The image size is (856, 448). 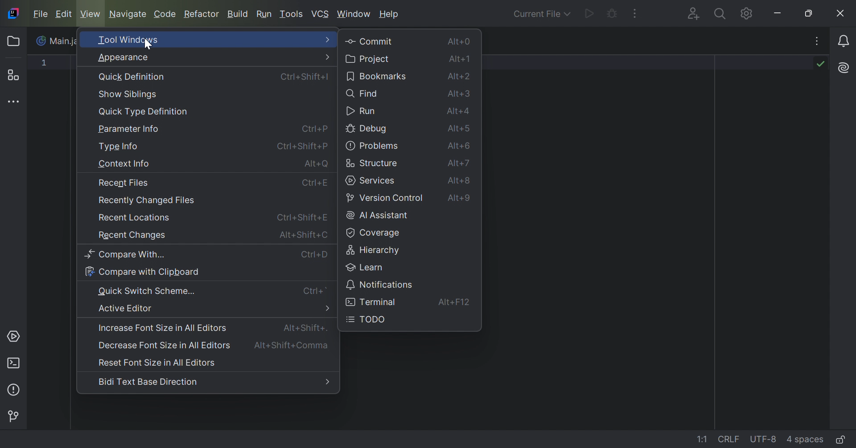 I want to click on Learn, so click(x=364, y=267).